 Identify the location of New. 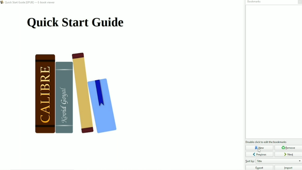
(259, 148).